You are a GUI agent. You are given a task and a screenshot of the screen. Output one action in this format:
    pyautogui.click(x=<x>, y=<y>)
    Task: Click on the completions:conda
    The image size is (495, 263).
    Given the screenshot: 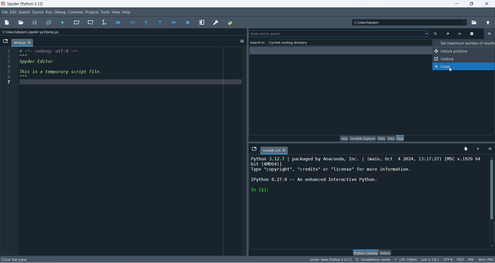 What is the action you would take?
    pyautogui.click(x=373, y=259)
    